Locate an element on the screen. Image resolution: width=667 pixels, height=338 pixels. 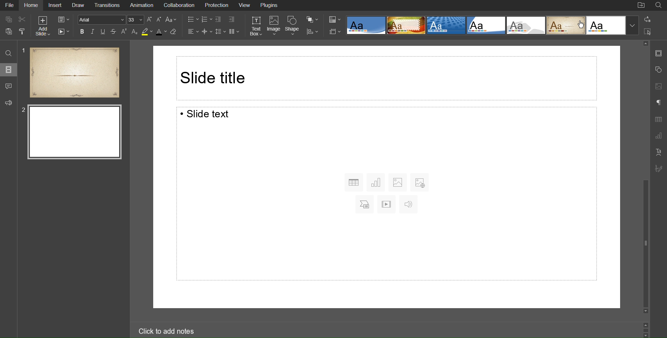
Line Spacing is located at coordinates (221, 31).